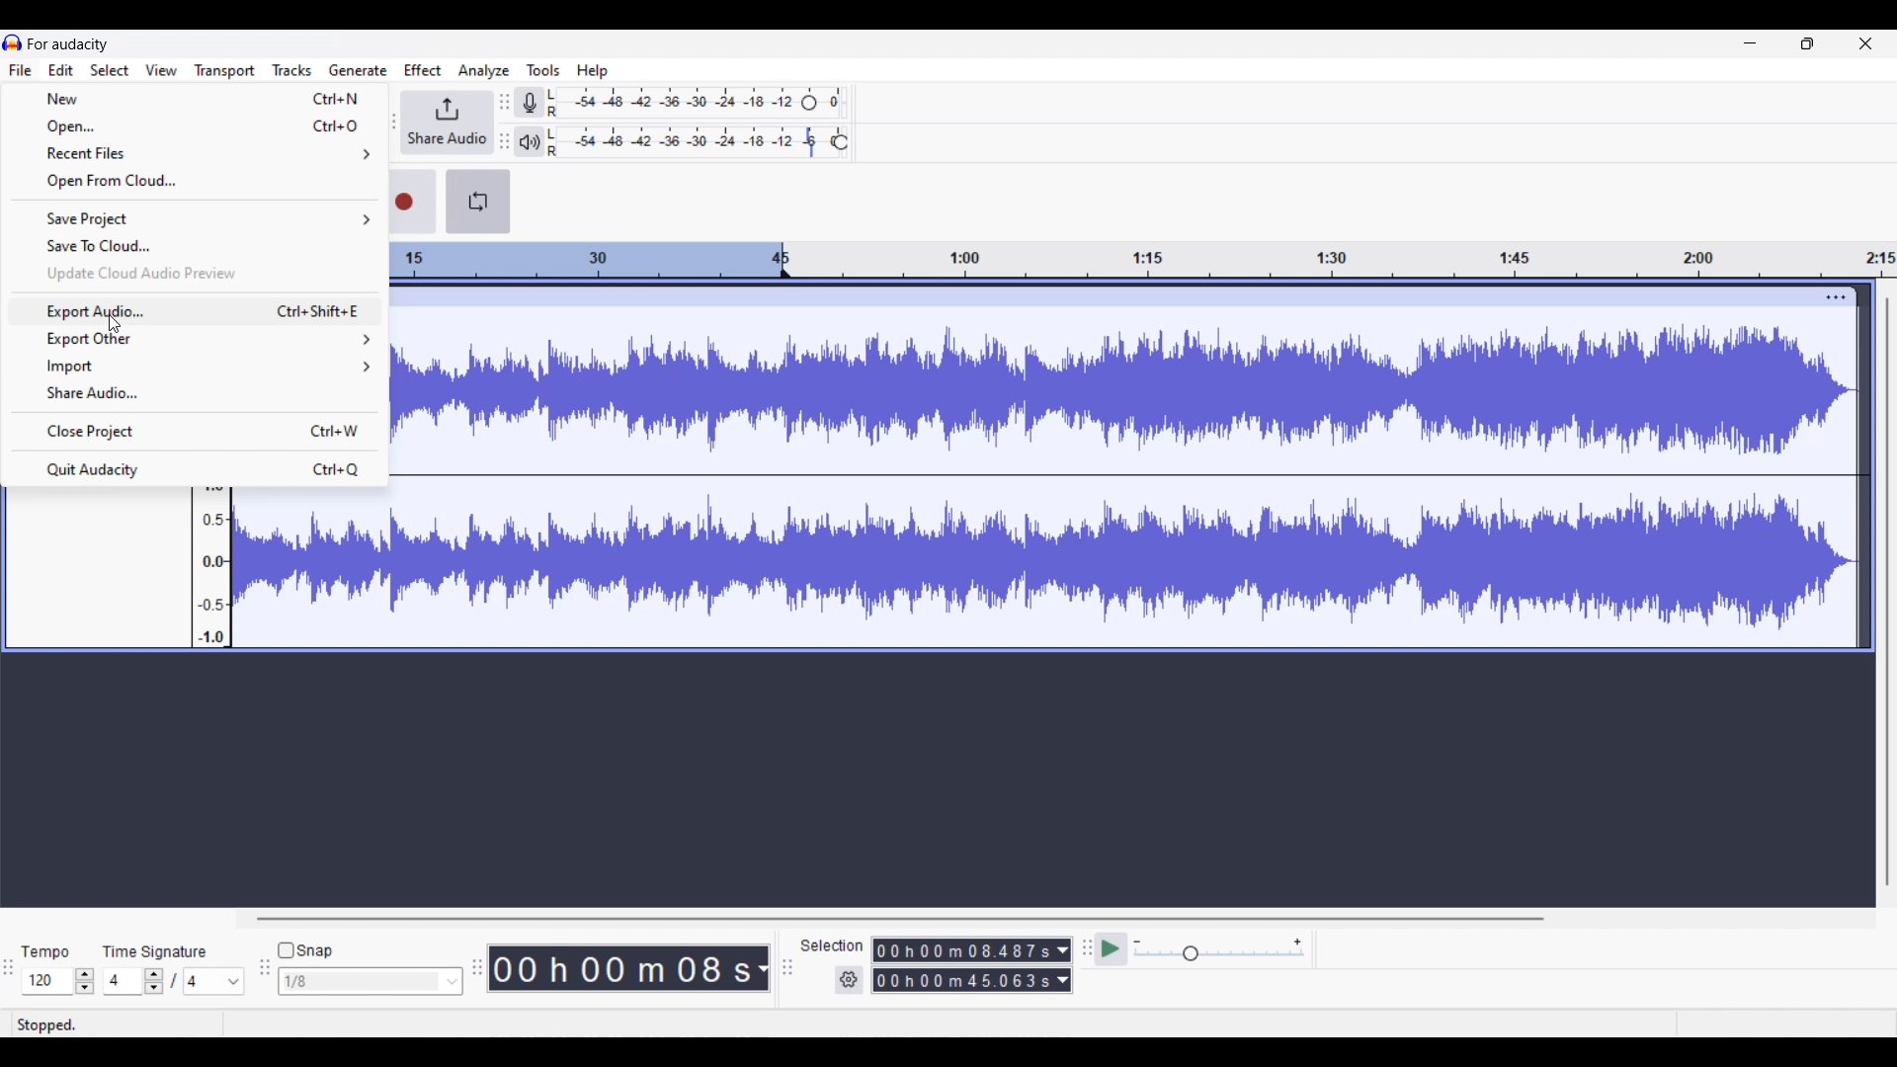 The image size is (1897, 1067). I want to click on Playback meter, so click(529, 142).